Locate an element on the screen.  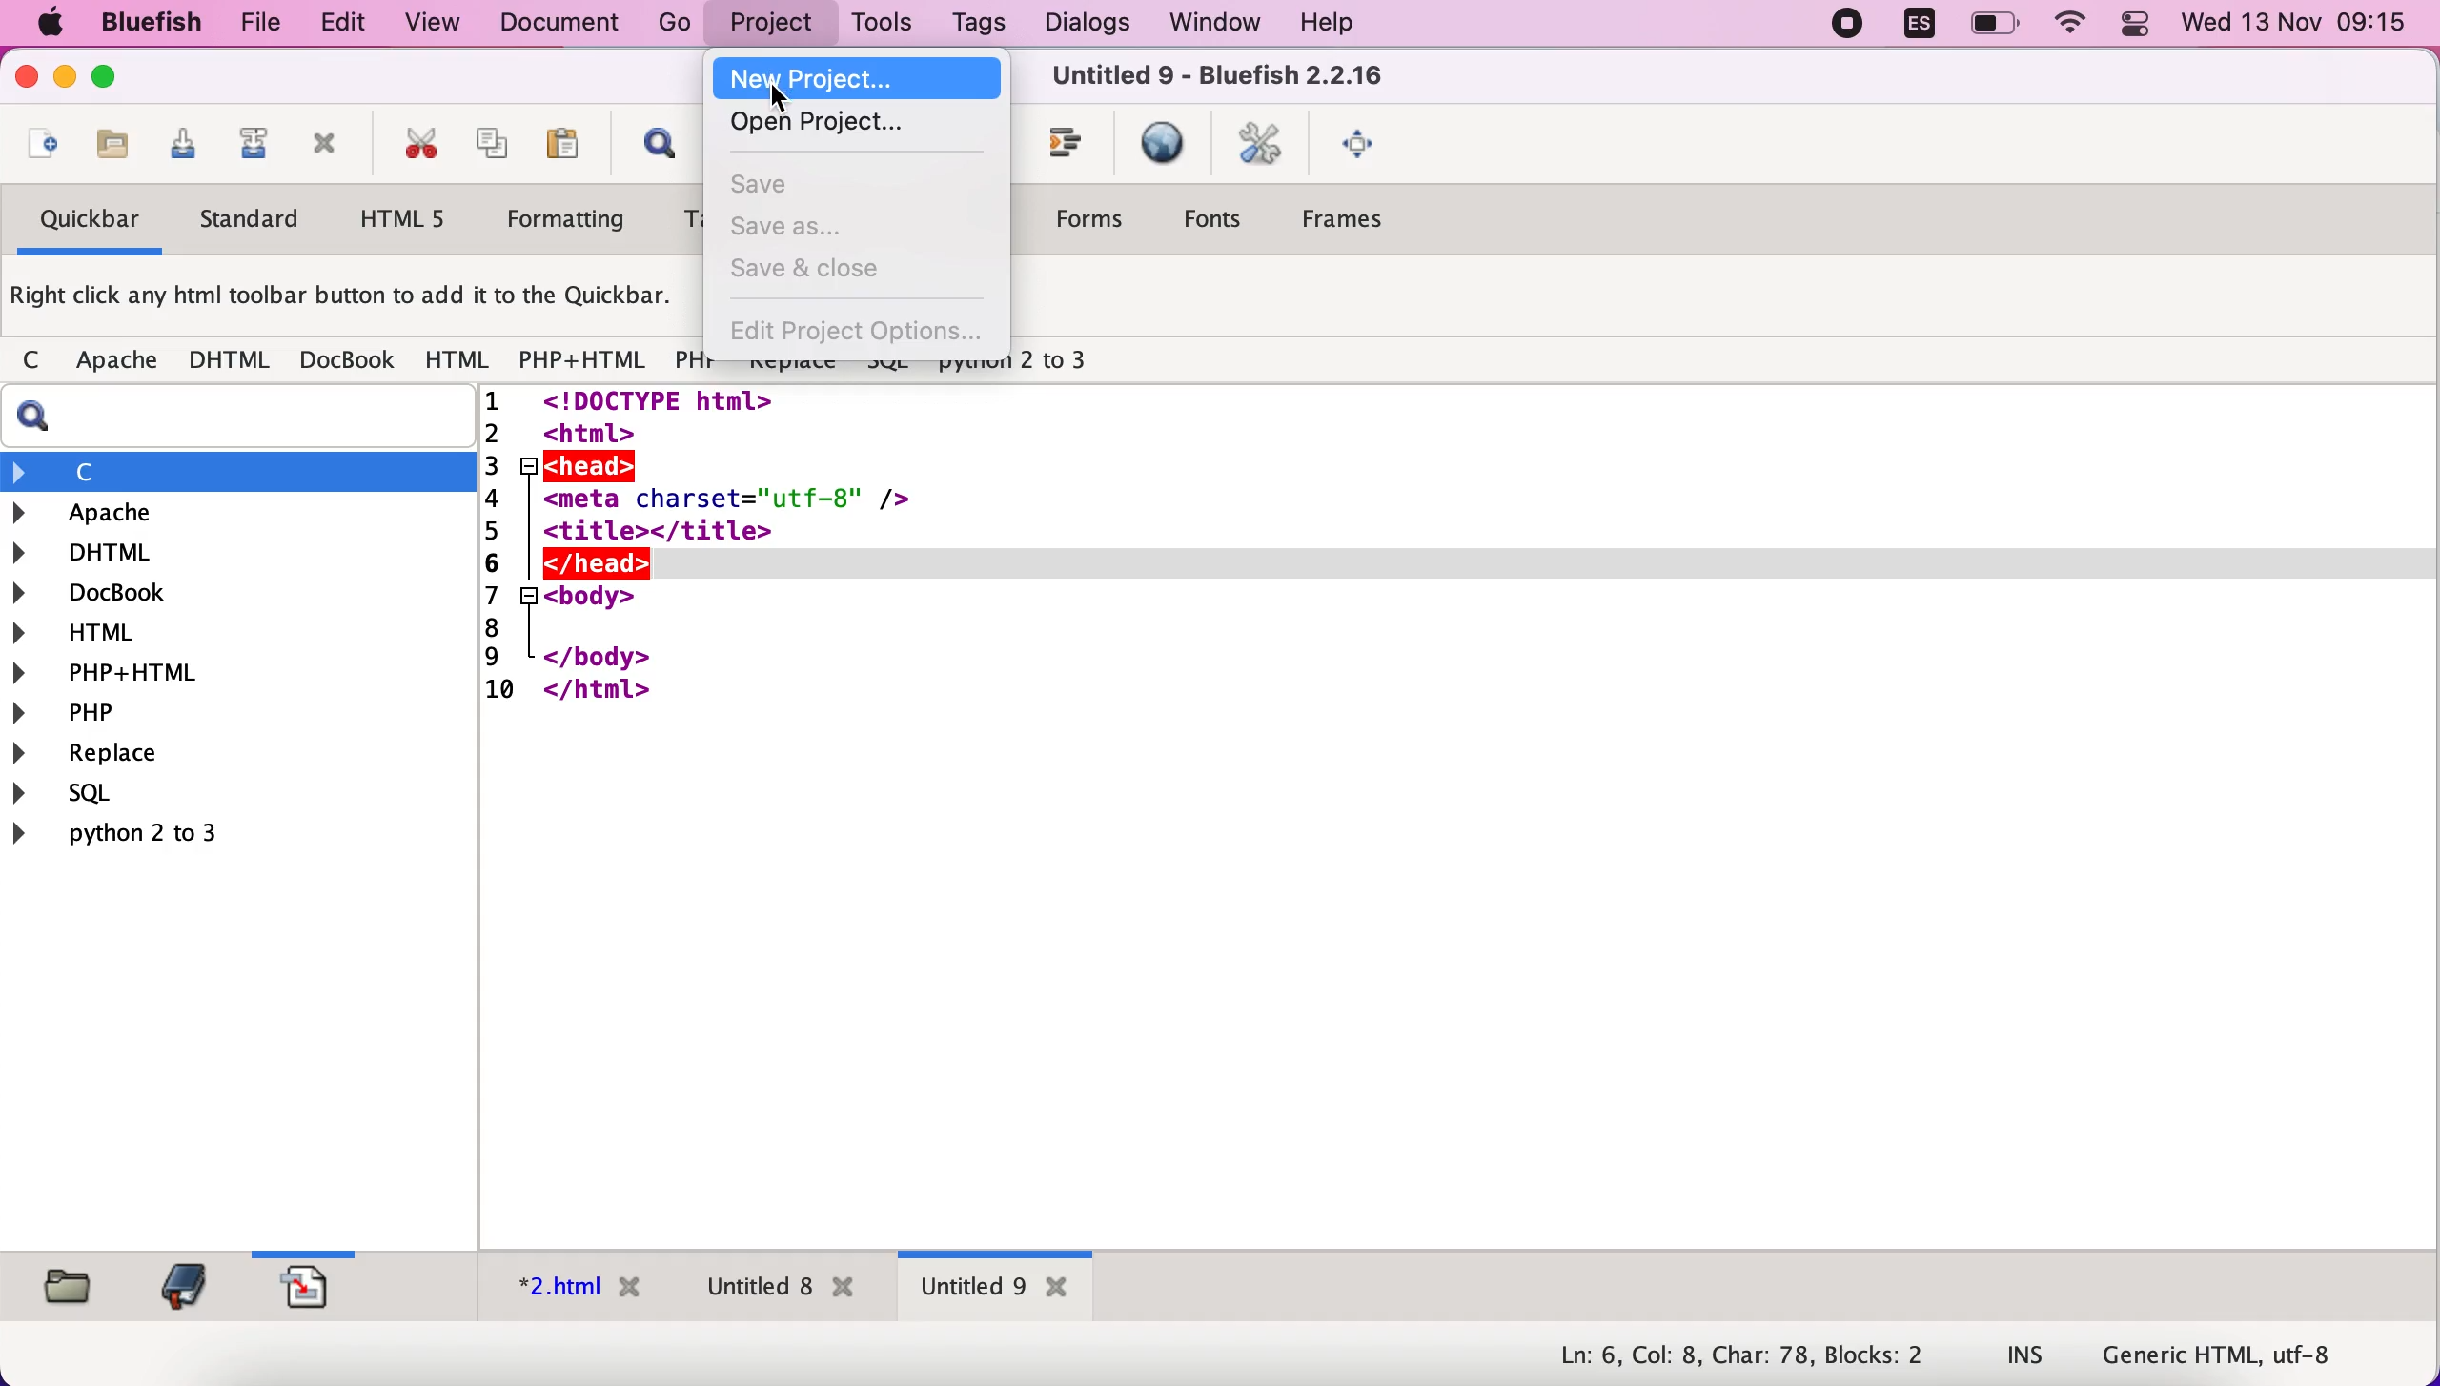
window is located at coordinates (1208, 23).